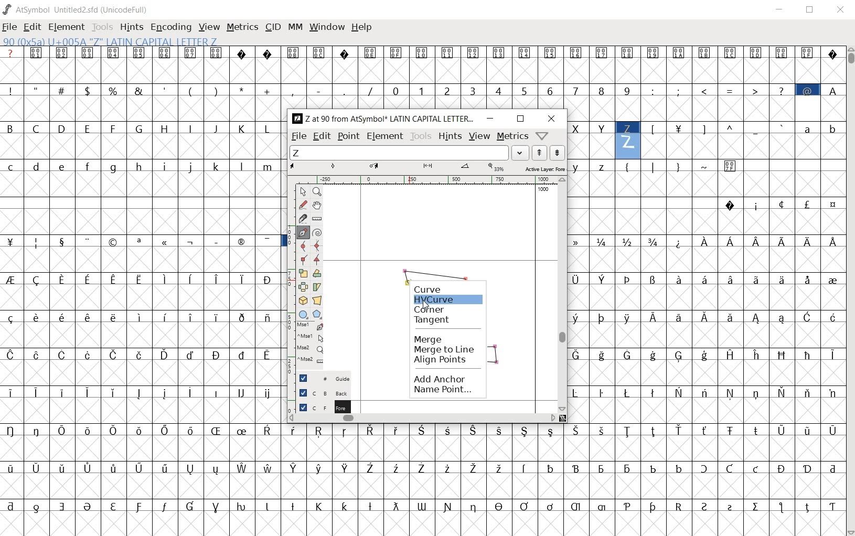 This screenshot has width=855, height=536. I want to click on add anchor, so click(440, 378).